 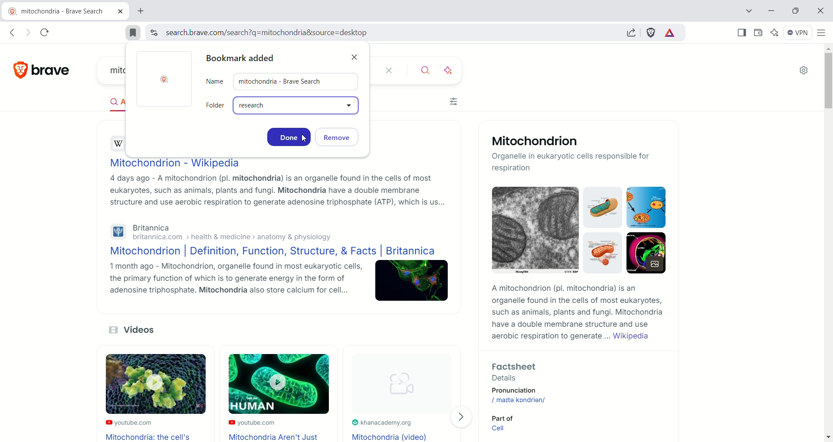 I want to click on Mitochondria Aren't Just, so click(x=277, y=437).